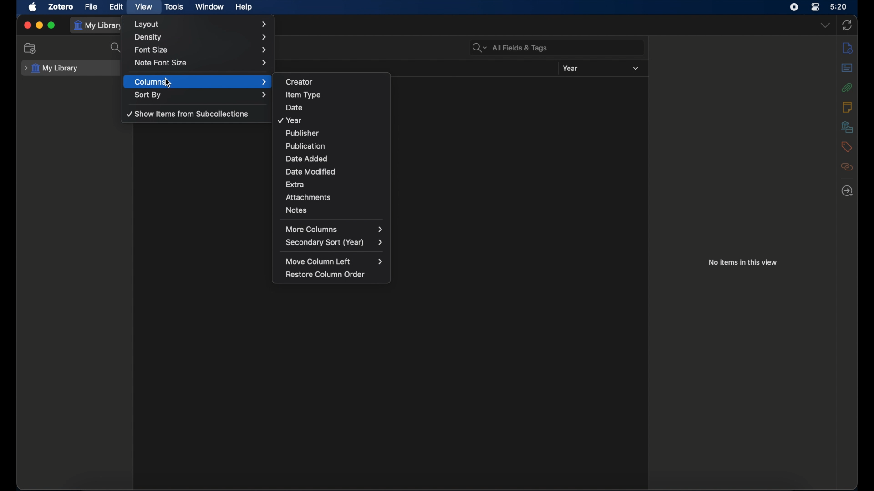 Image resolution: width=874 pixels, height=491 pixels. Describe the element at coordinates (848, 48) in the screenshot. I see `info` at that location.